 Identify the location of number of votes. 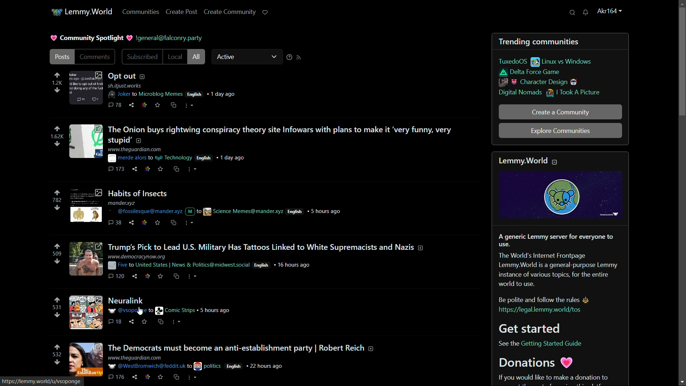
(57, 355).